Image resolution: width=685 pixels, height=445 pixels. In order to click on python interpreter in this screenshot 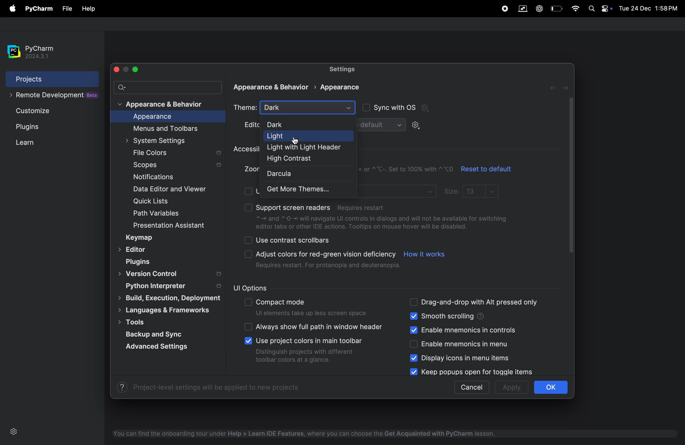, I will do `click(170, 286)`.